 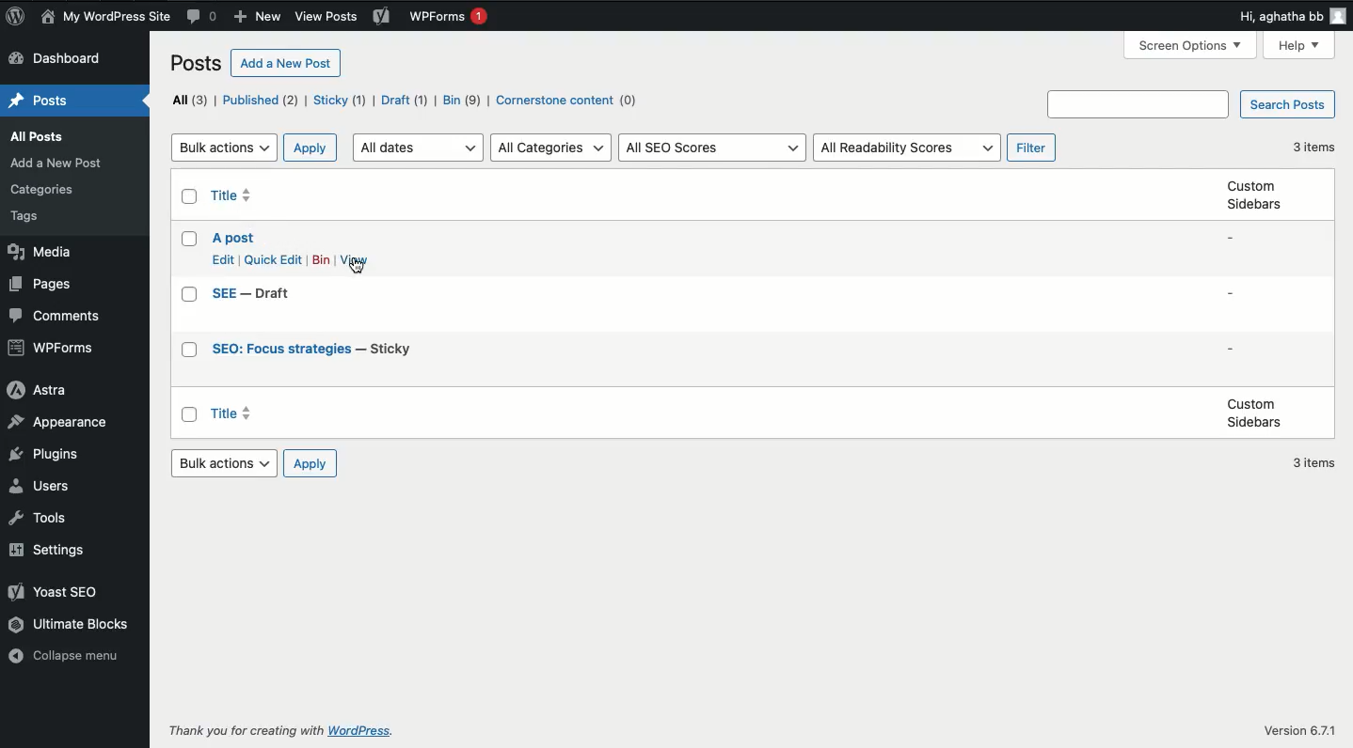 I want to click on Comment, so click(x=199, y=17).